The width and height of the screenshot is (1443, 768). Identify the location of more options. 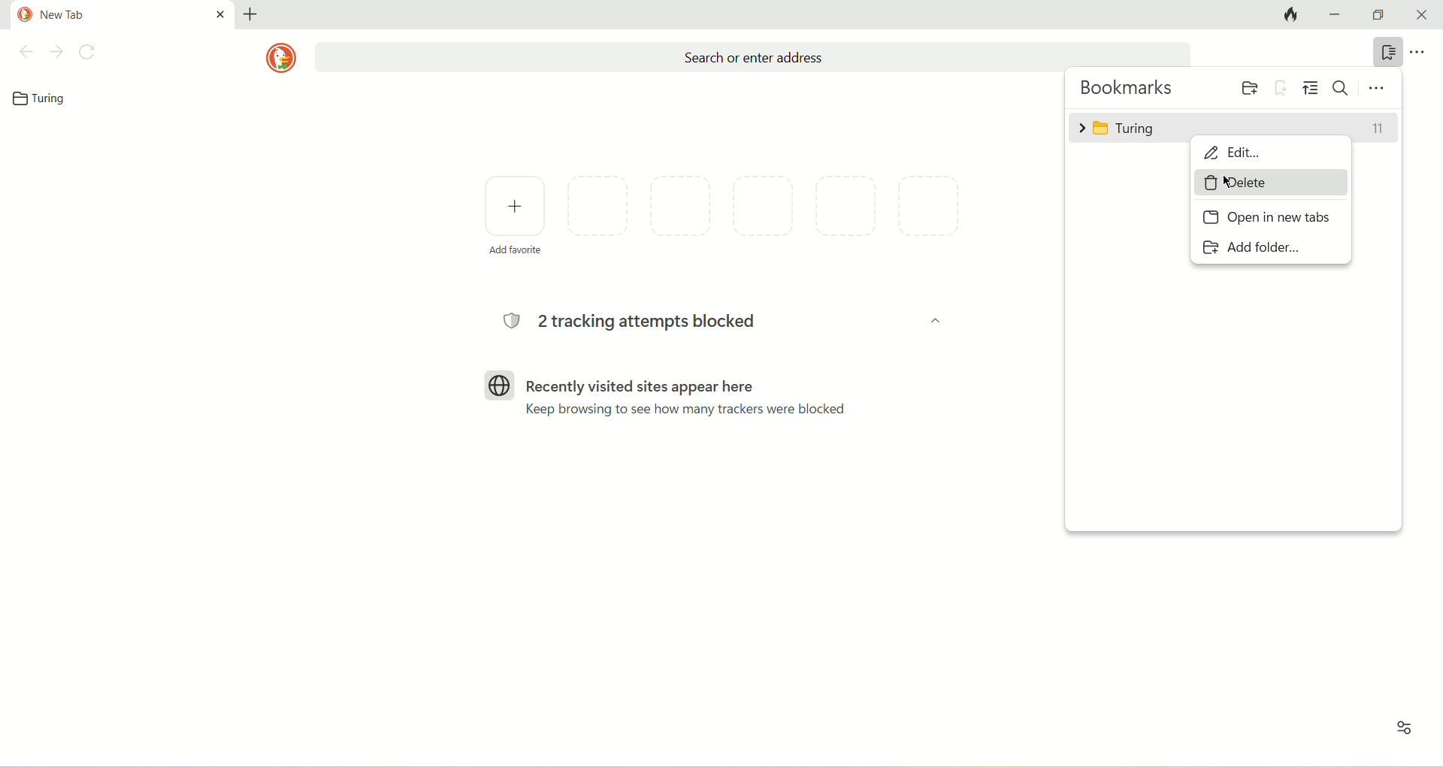
(1420, 53).